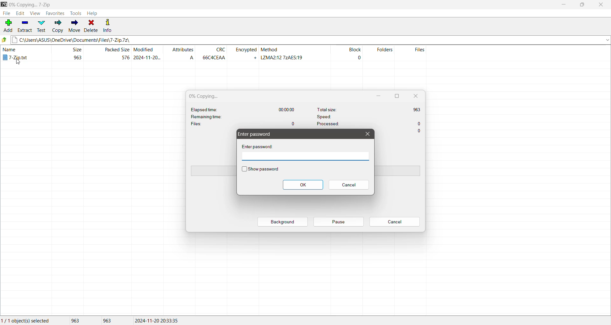 The height and width of the screenshot is (325, 611). Describe the element at coordinates (21, 63) in the screenshot. I see `cursor` at that location.